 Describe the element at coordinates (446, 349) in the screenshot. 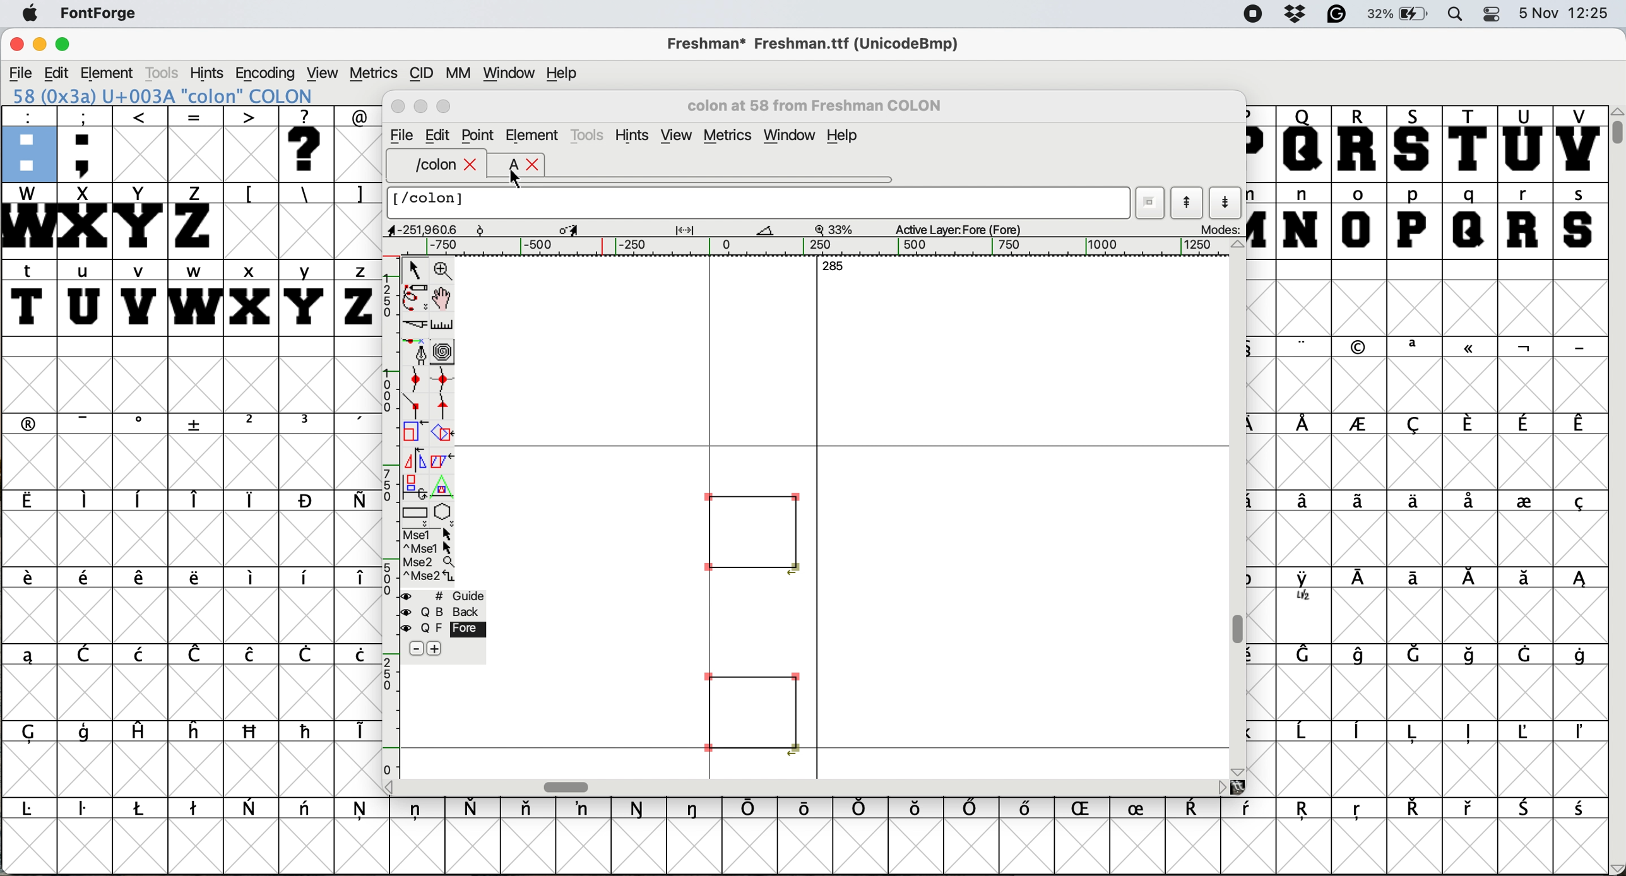

I see `change whether spiro is active or not` at that location.